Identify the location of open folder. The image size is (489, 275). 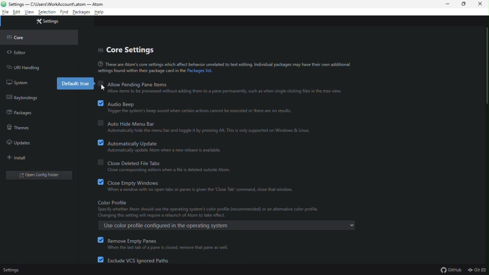
(40, 176).